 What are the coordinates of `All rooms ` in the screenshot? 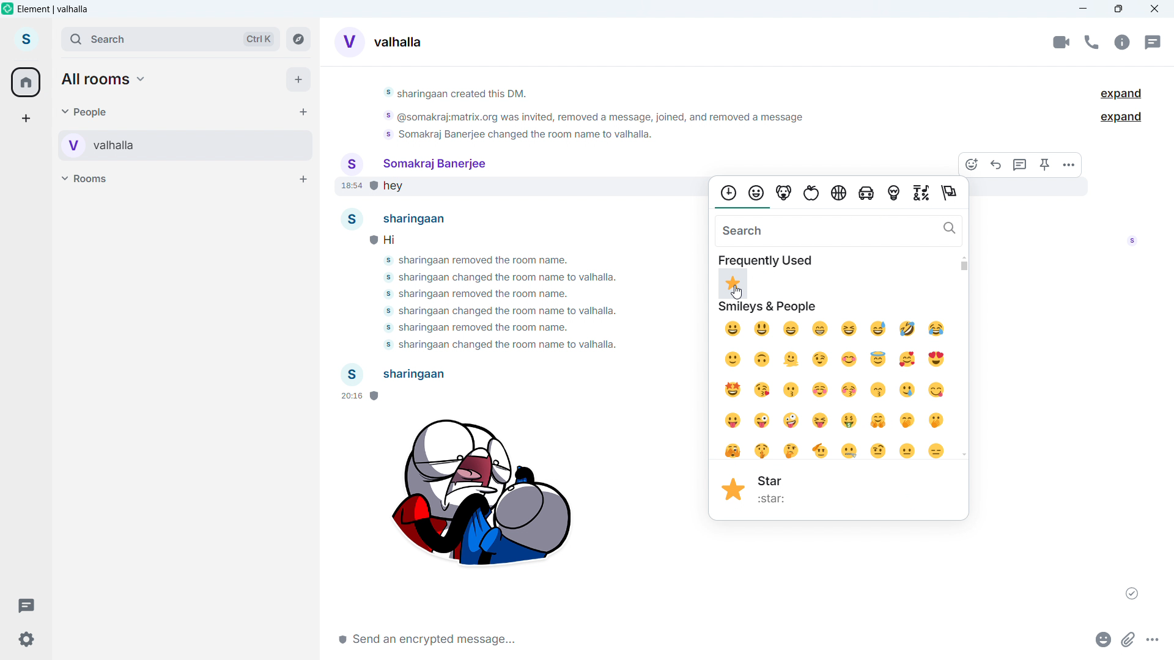 It's located at (105, 79).